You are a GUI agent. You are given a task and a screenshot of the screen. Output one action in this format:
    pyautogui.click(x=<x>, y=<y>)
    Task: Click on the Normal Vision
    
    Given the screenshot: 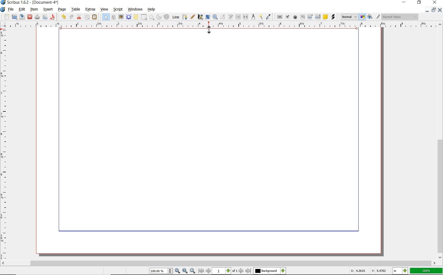 What is the action you would take?
    pyautogui.click(x=400, y=17)
    